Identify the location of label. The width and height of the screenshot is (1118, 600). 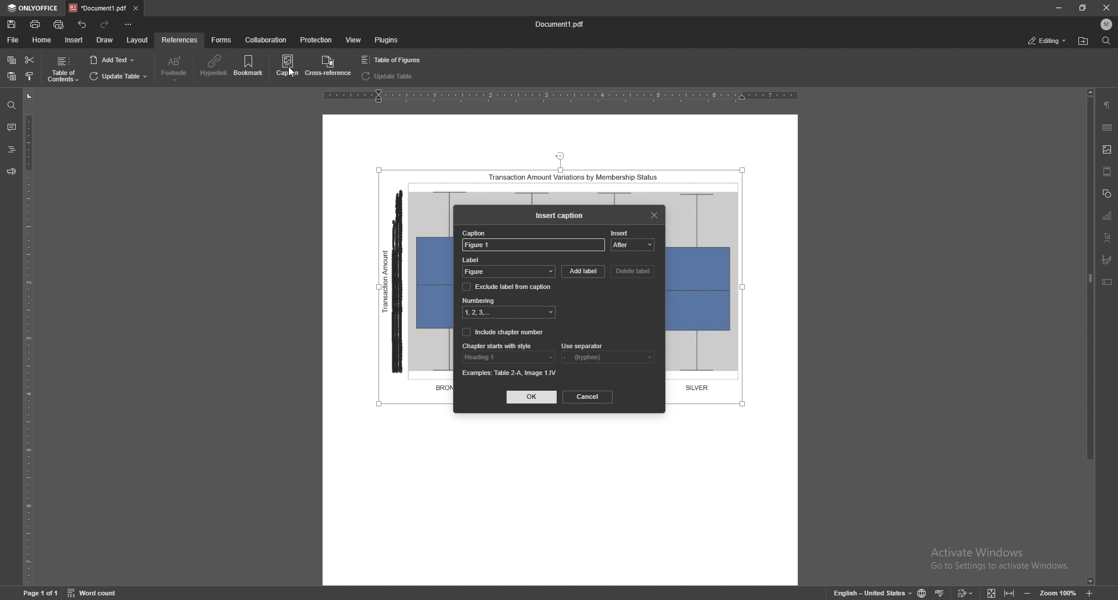
(508, 260).